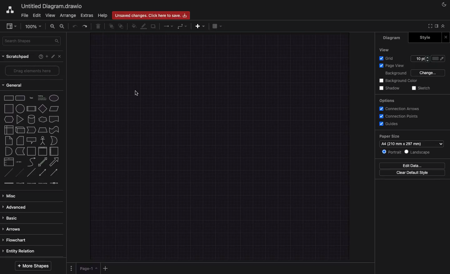 The image size is (450, 274). I want to click on Fill, so click(438, 59).